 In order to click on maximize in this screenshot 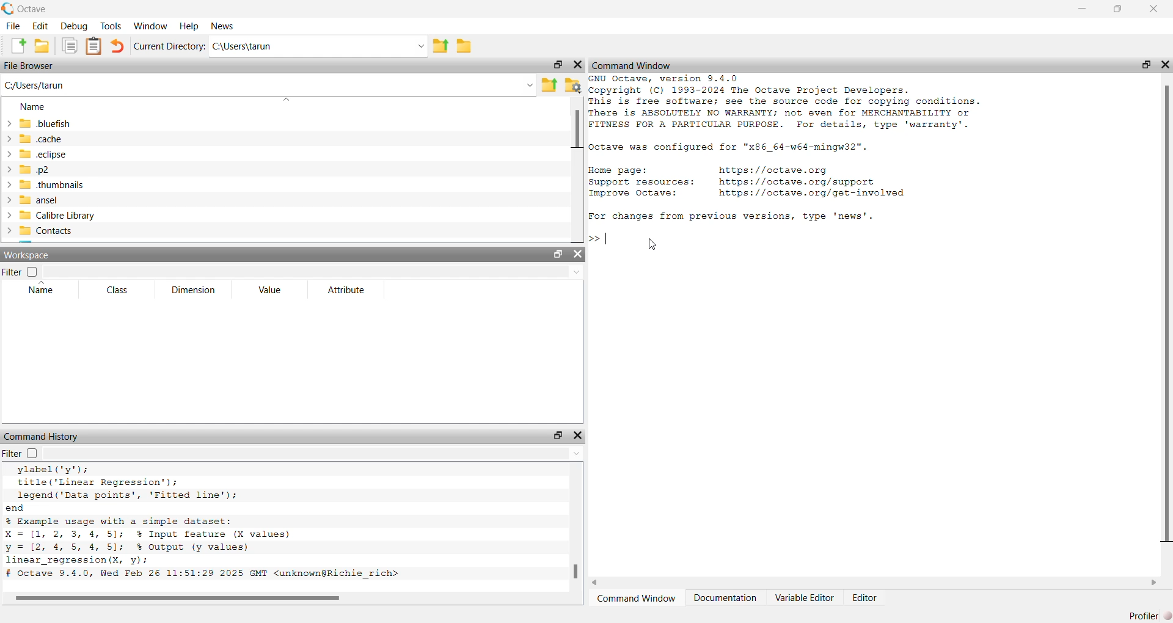, I will do `click(1120, 8)`.